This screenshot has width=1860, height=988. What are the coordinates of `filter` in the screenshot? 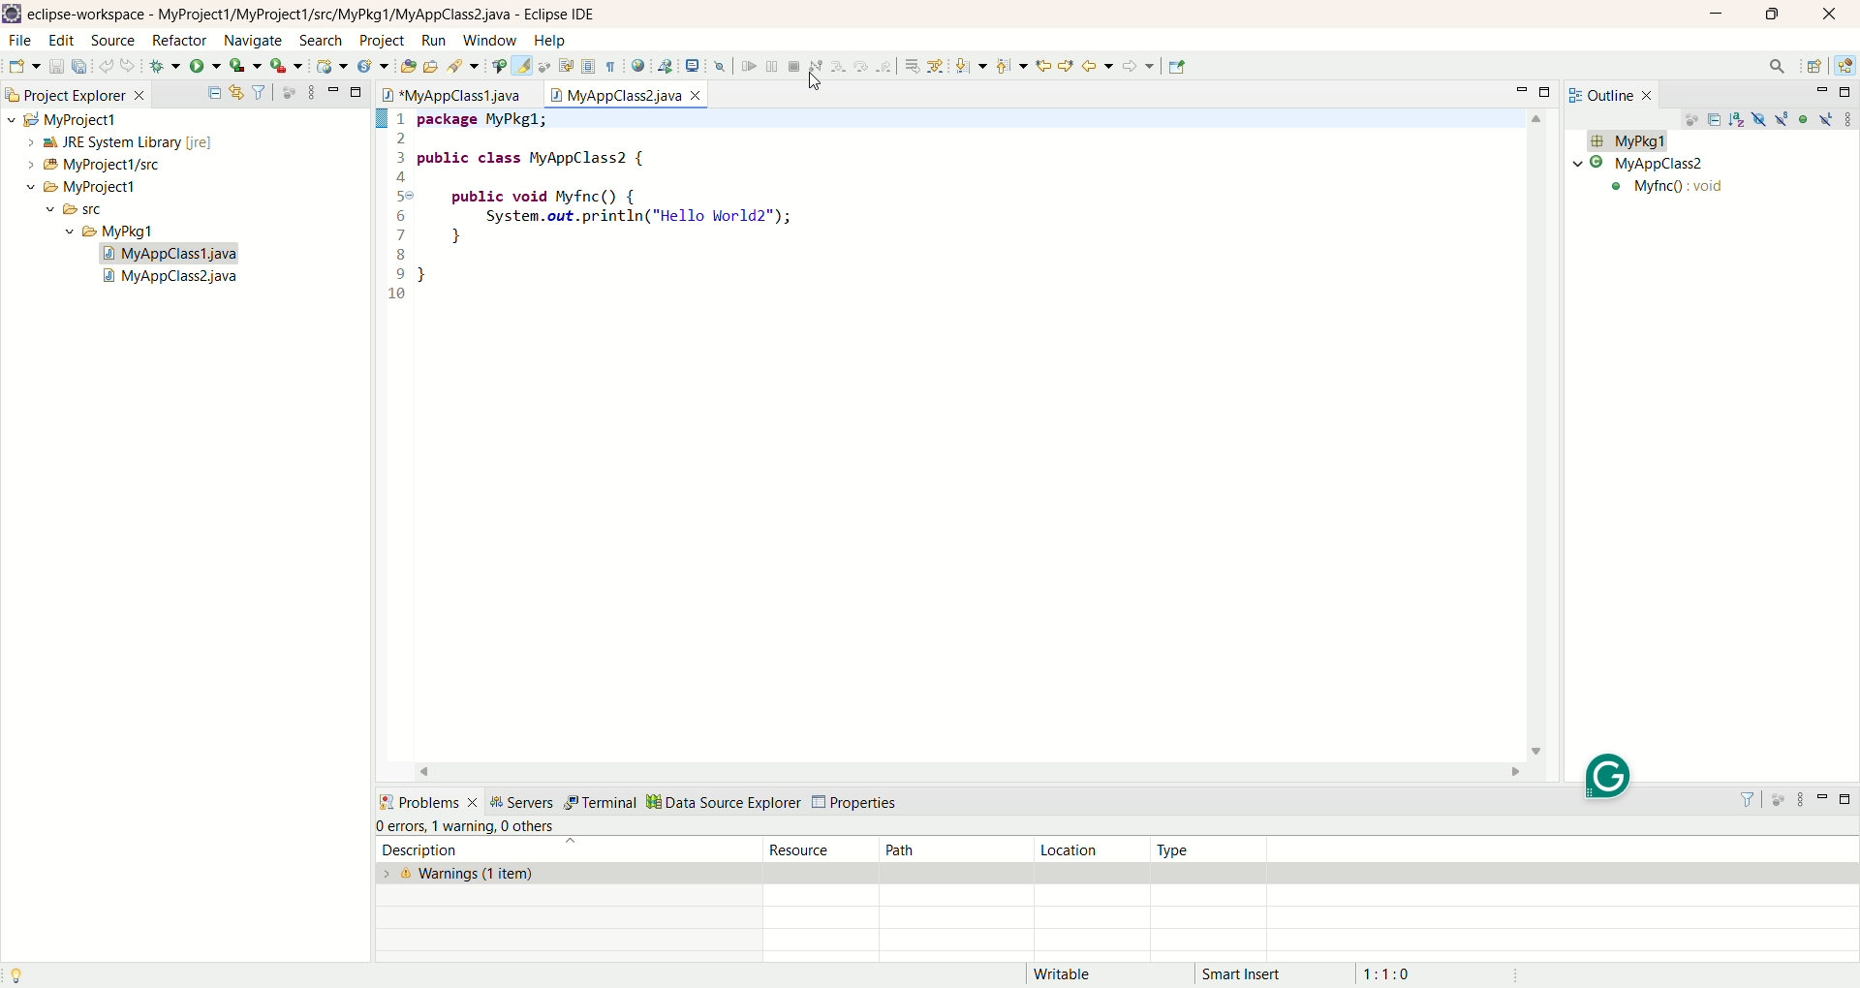 It's located at (1751, 799).